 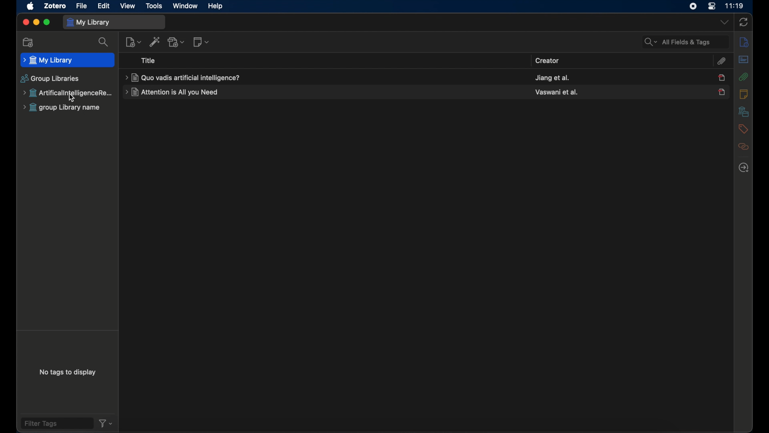 What do you see at coordinates (743, 168) in the screenshot?
I see `locate` at bounding box center [743, 168].